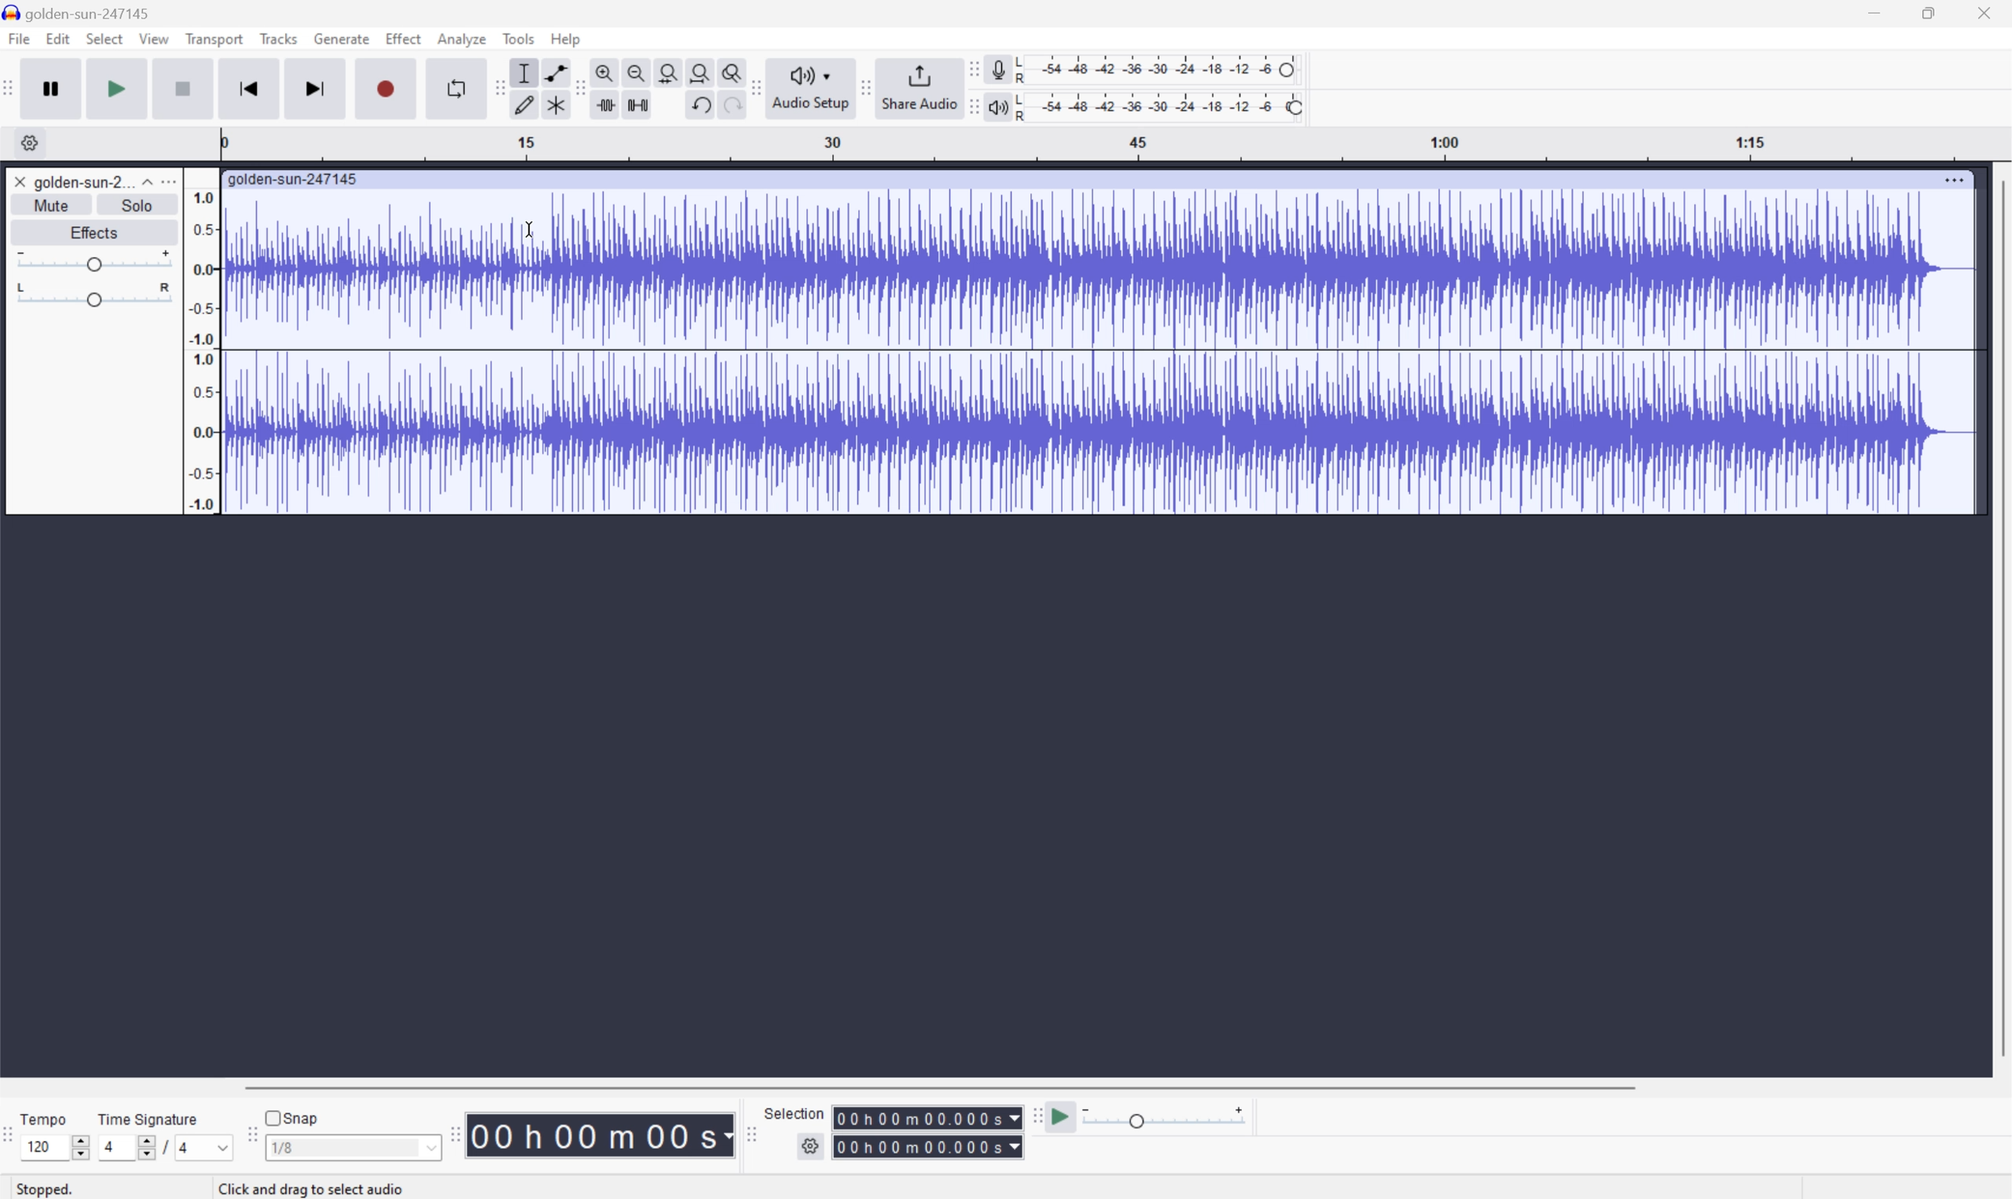  What do you see at coordinates (1923, 11) in the screenshot?
I see `Restore Down` at bounding box center [1923, 11].